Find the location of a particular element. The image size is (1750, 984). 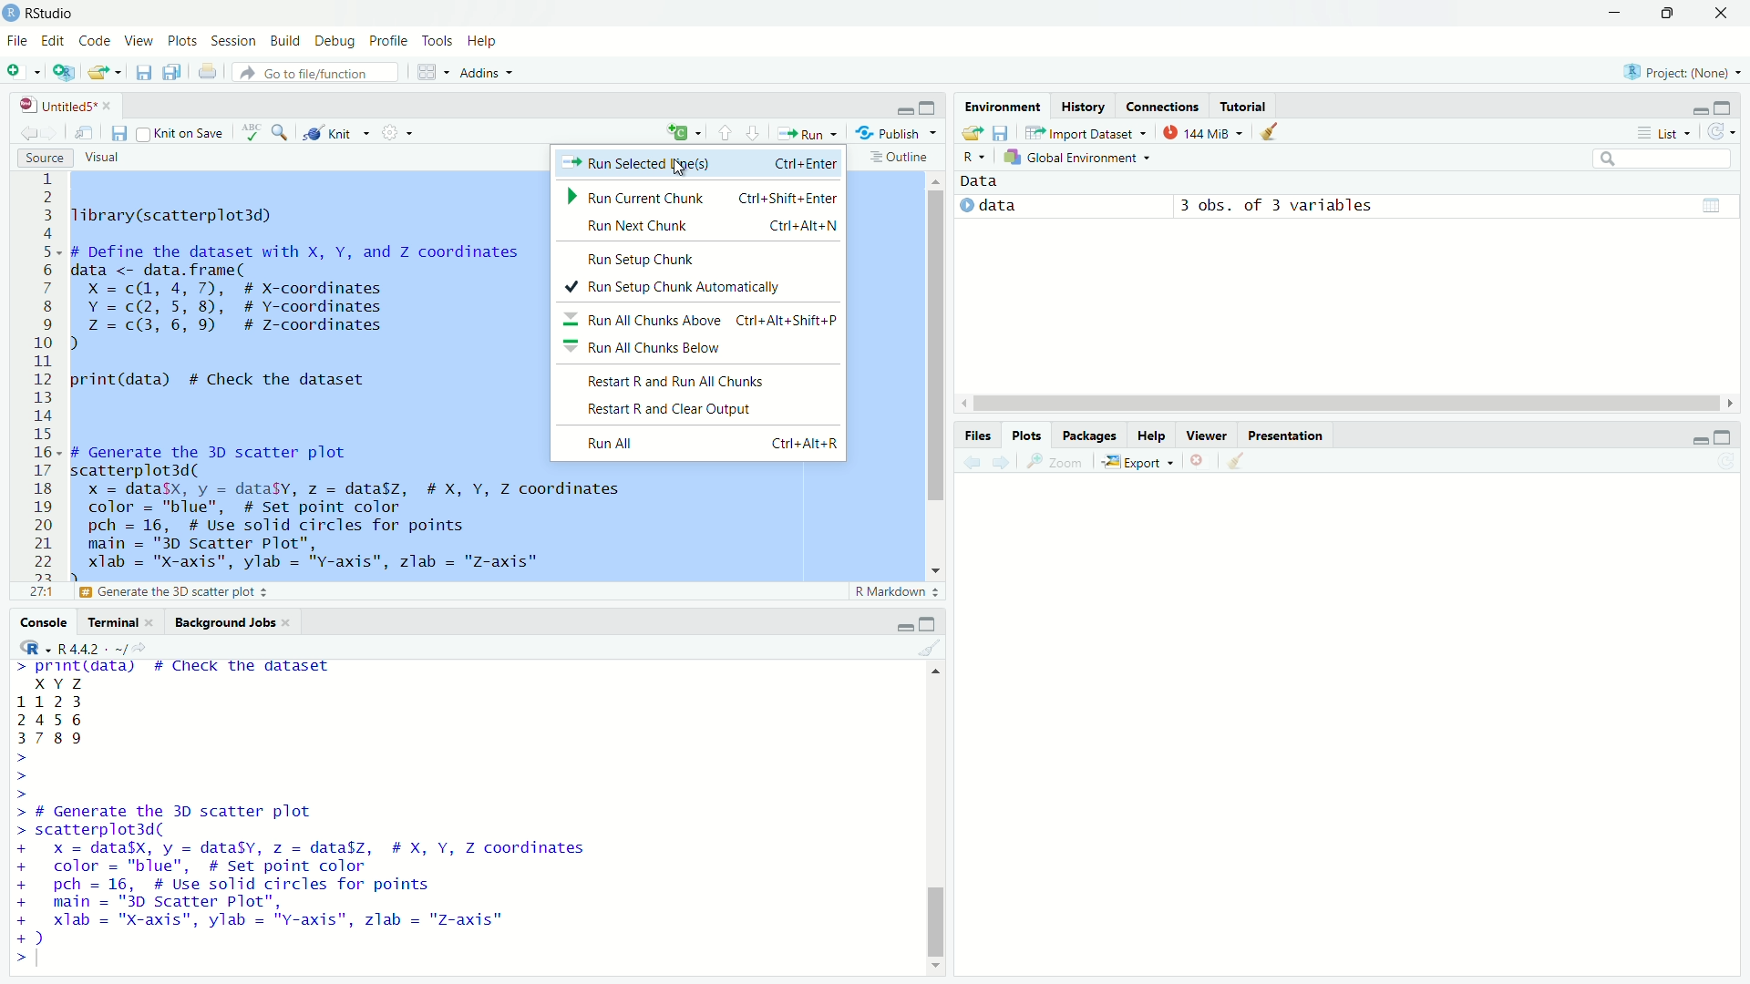

scrollbar is located at coordinates (935, 367).